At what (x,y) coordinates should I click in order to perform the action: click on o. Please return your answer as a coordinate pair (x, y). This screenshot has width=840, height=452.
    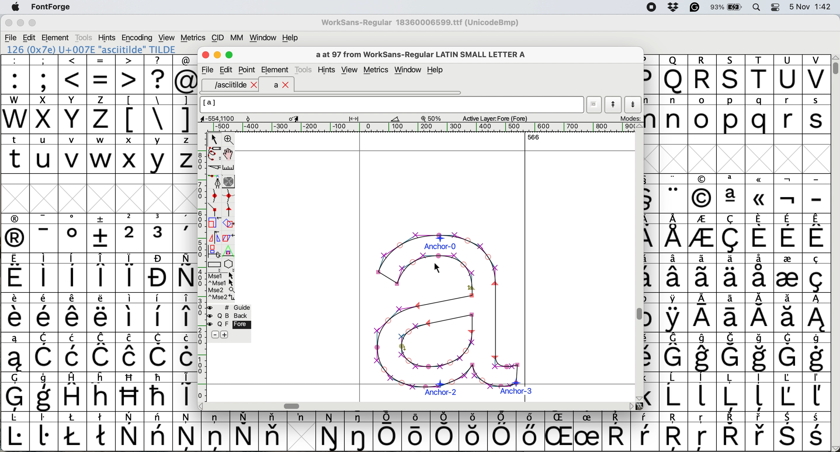
    Looking at the image, I should click on (703, 115).